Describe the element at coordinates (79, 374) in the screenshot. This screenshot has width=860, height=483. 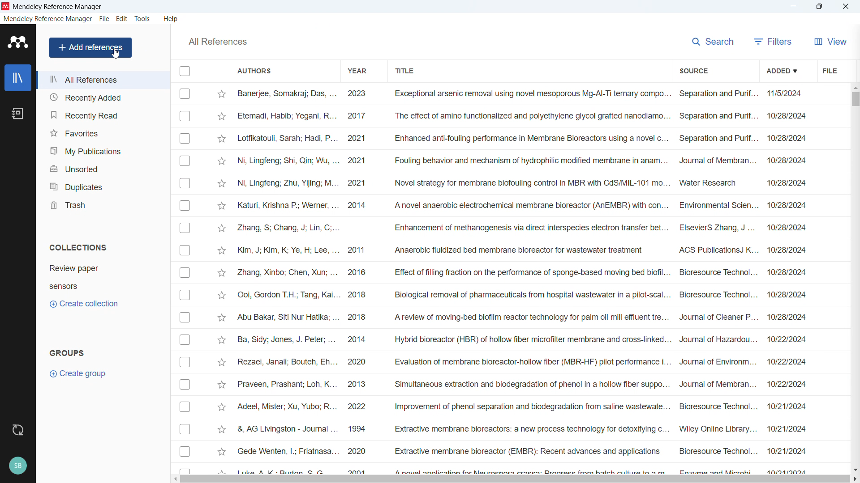
I see `Create group ` at that location.